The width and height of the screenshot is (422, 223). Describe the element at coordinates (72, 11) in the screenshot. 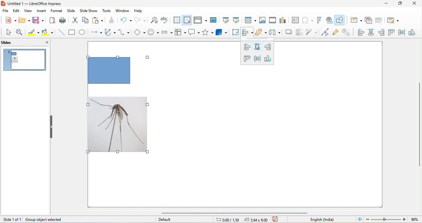

I see `slide` at that location.